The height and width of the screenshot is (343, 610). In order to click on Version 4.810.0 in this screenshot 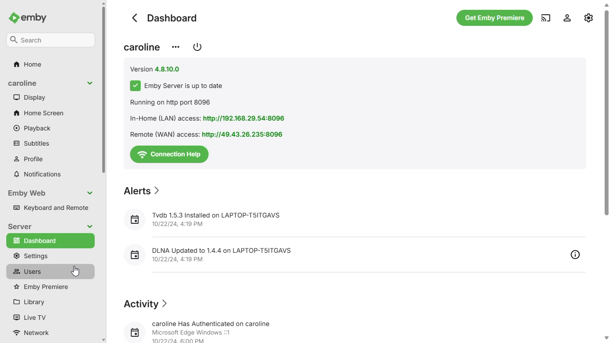, I will do `click(159, 69)`.